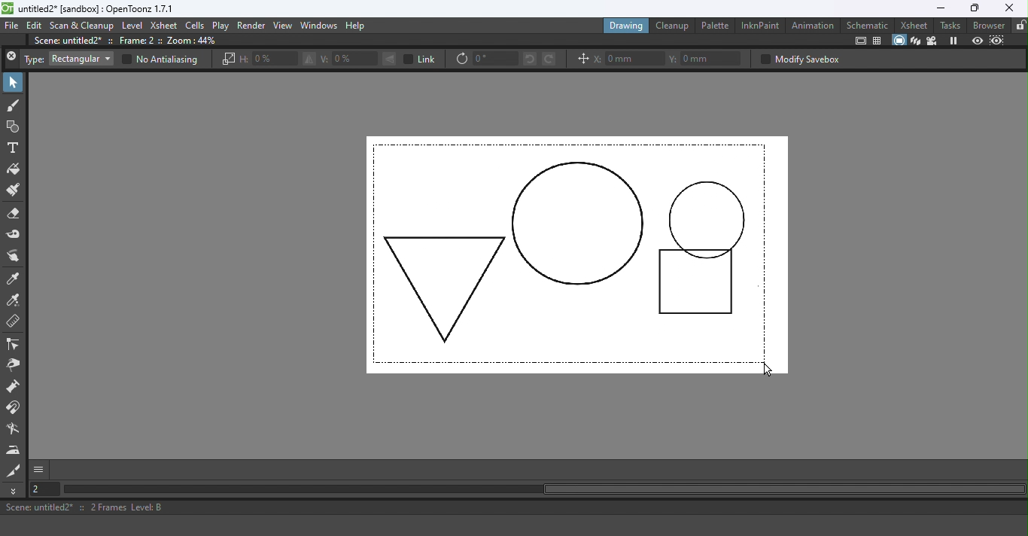 This screenshot has width=1028, height=536. I want to click on View, so click(283, 26).